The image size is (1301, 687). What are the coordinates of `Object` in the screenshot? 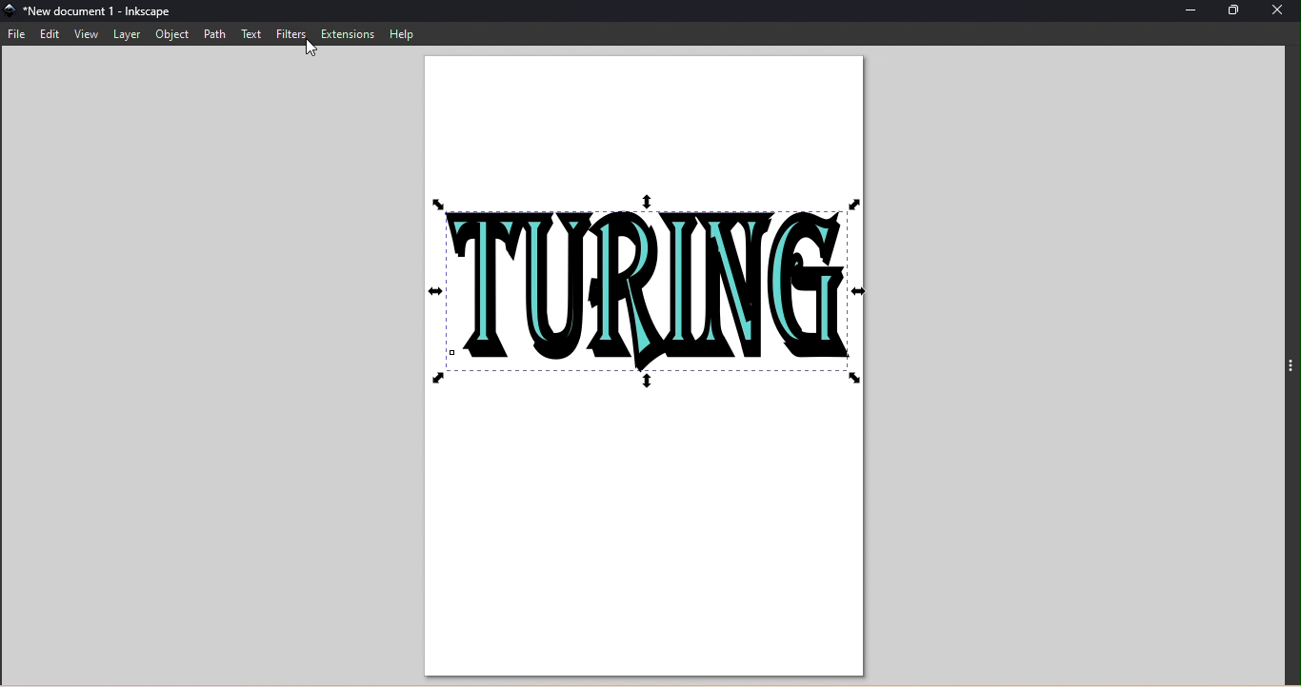 It's located at (172, 34).